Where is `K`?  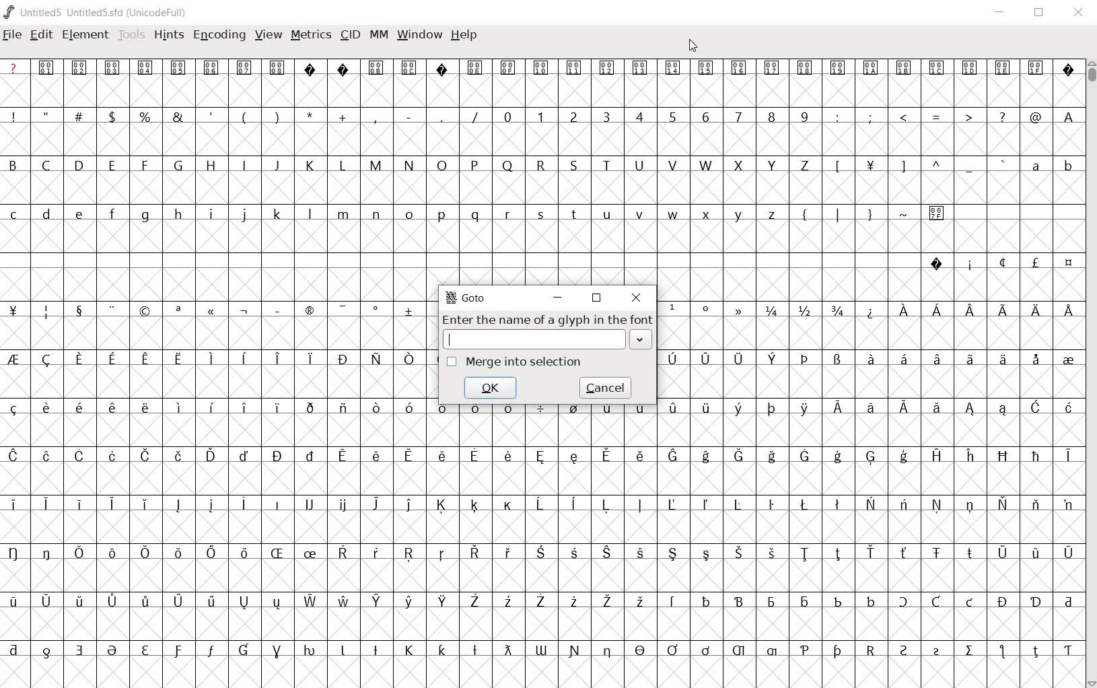 K is located at coordinates (310, 165).